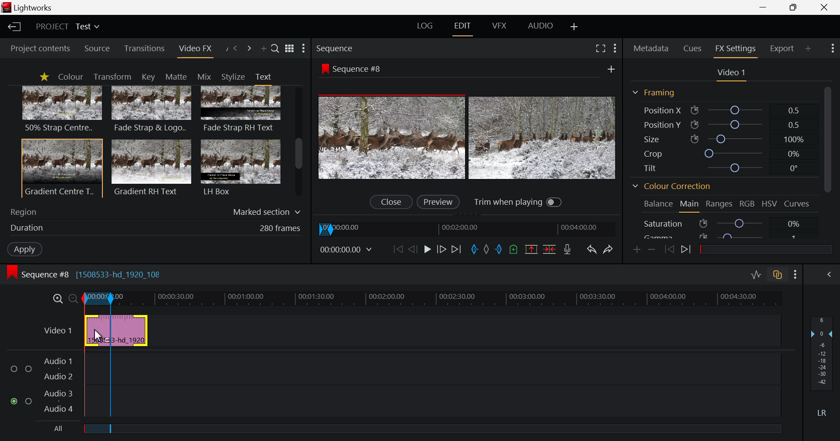 This screenshot has height=441, width=840. What do you see at coordinates (90, 274) in the screenshot?
I see `Sequence #8 [1508533-hd_1920_108` at bounding box center [90, 274].